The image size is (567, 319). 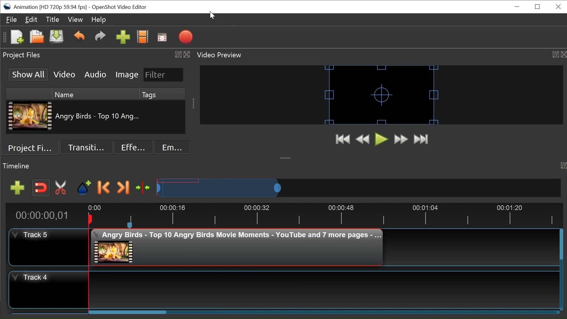 I want to click on Help, so click(x=100, y=20).